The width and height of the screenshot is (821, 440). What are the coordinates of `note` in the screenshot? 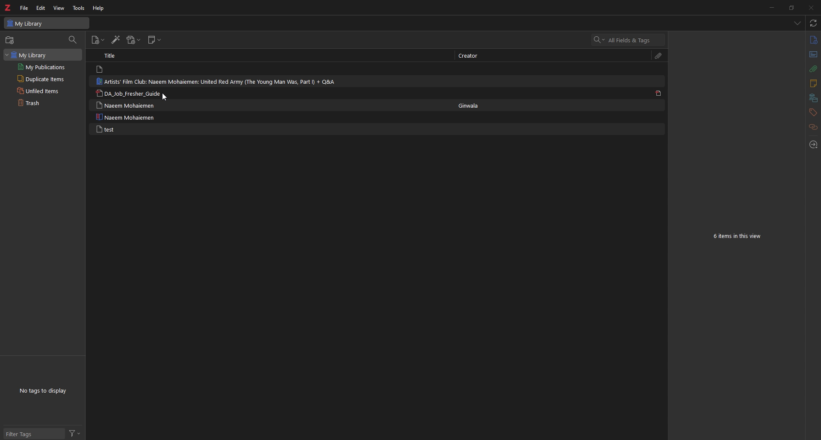 It's located at (135, 129).